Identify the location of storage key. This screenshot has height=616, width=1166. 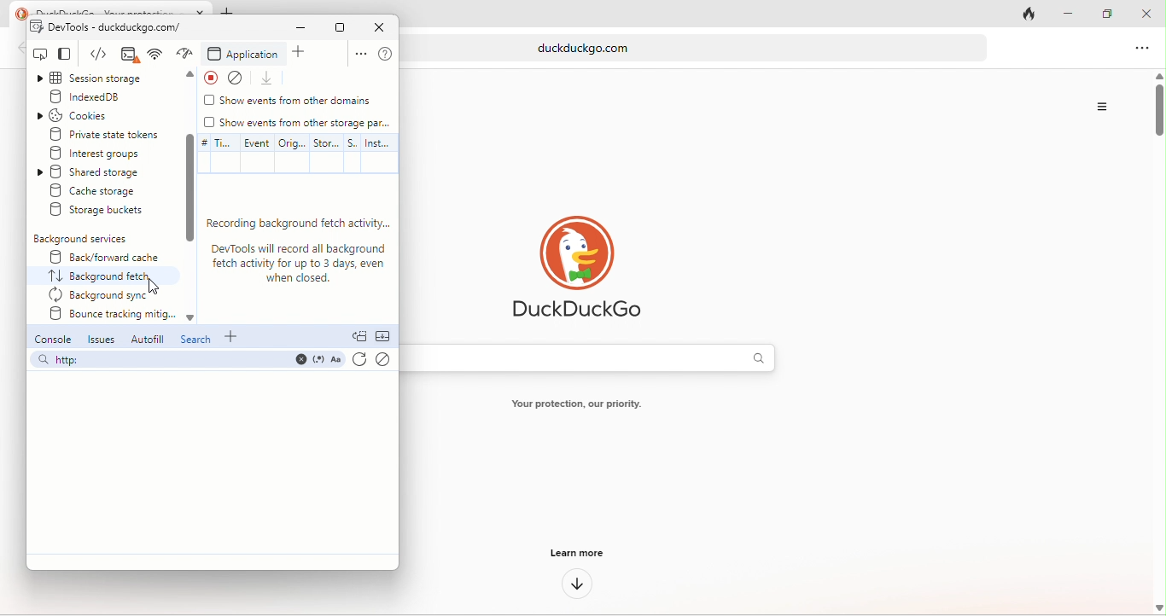
(327, 153).